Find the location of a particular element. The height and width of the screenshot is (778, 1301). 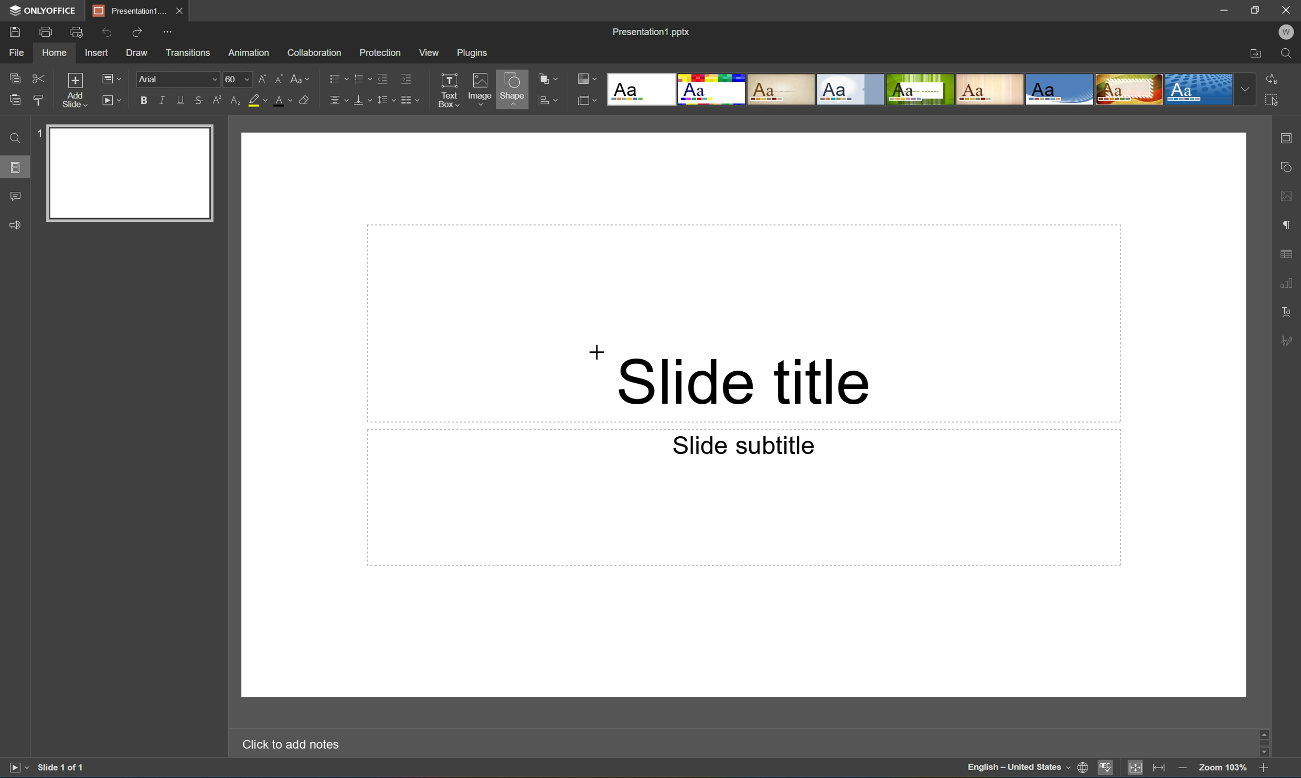

Slide is located at coordinates (131, 172).